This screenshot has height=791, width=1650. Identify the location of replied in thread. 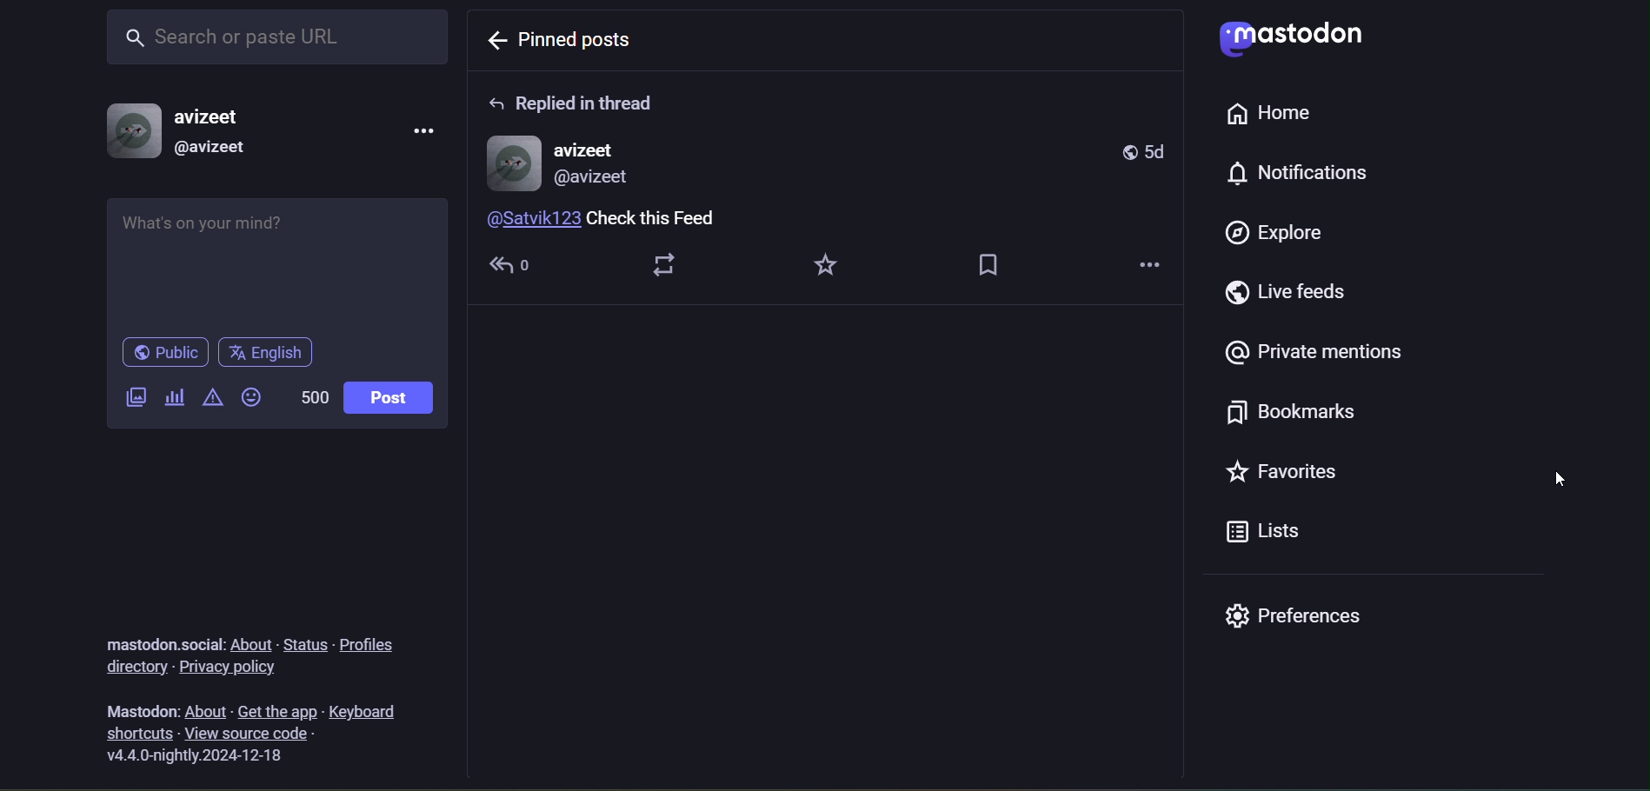
(580, 100).